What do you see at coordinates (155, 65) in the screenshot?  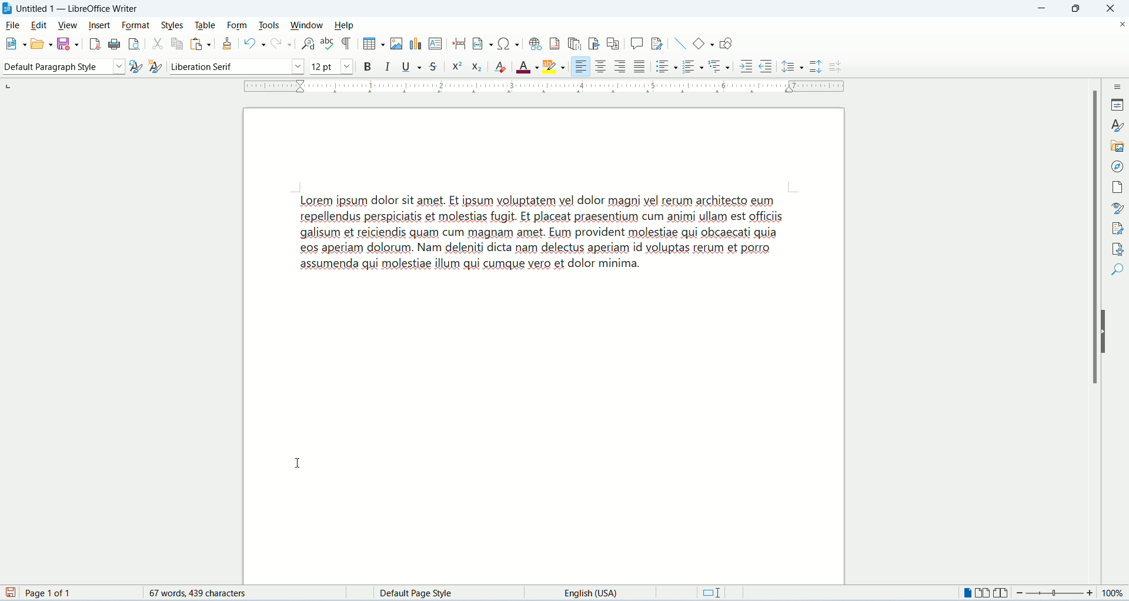 I see `select new style` at bounding box center [155, 65].